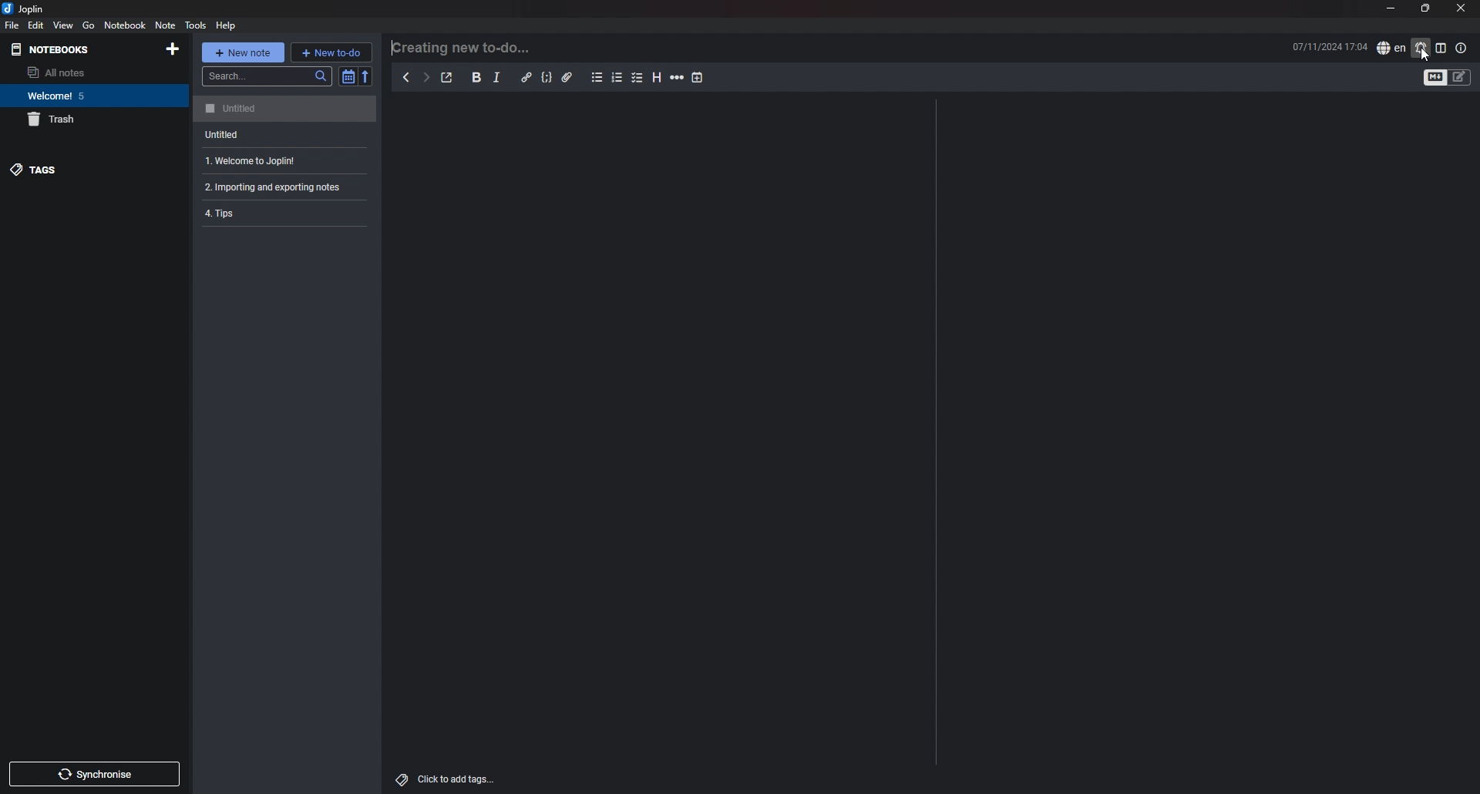 Image resolution: width=1480 pixels, height=794 pixels. Describe the element at coordinates (165, 25) in the screenshot. I see `note` at that location.